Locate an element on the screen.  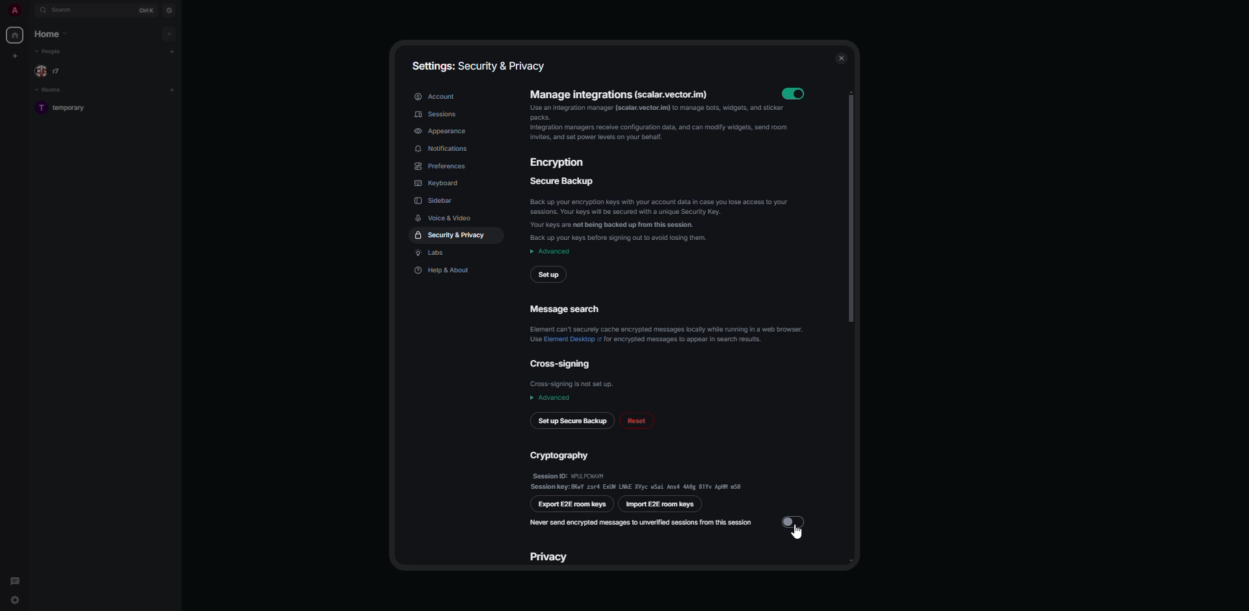
people is located at coordinates (51, 71).